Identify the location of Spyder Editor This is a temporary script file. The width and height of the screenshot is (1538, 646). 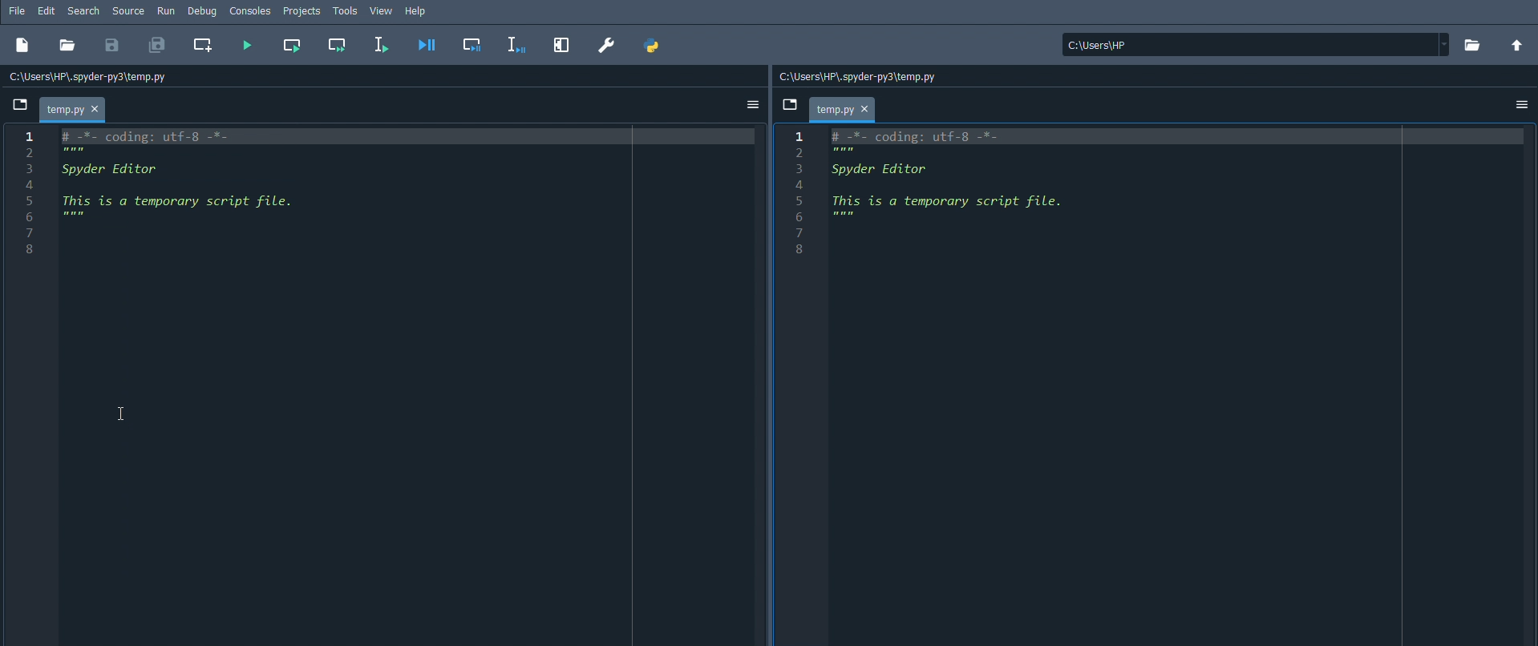
(188, 182).